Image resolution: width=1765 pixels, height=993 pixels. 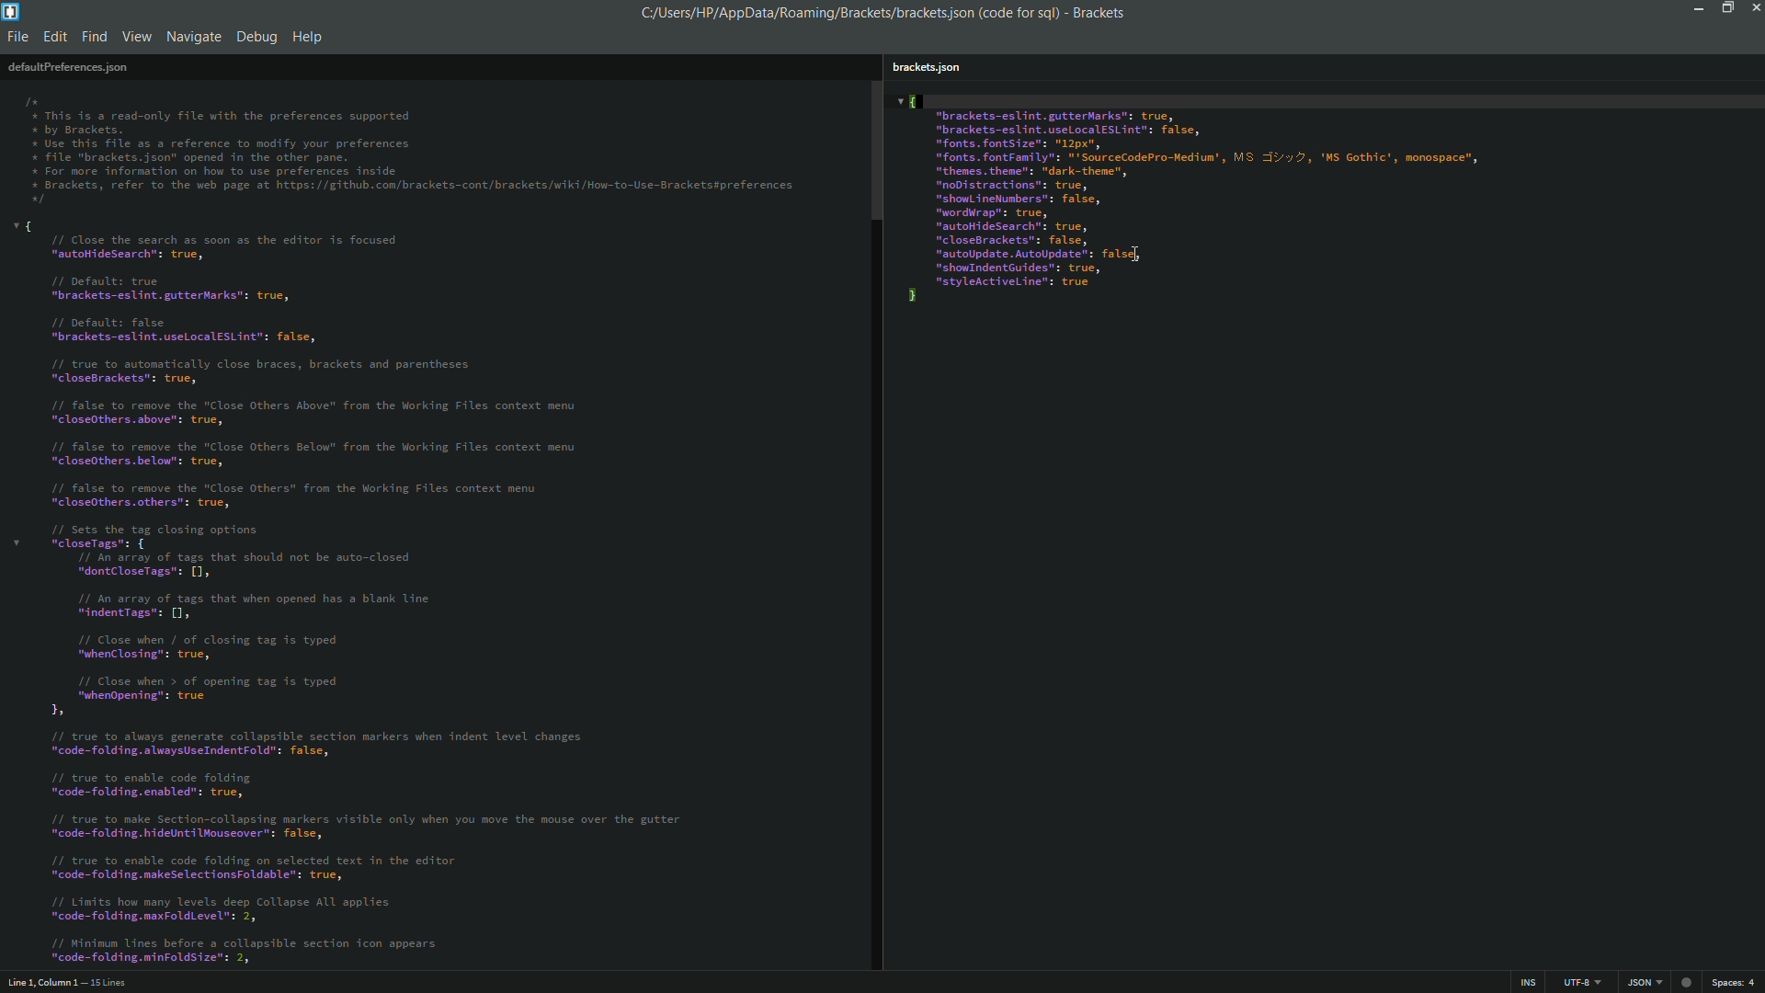 I want to click on brackets.json, so click(x=925, y=68).